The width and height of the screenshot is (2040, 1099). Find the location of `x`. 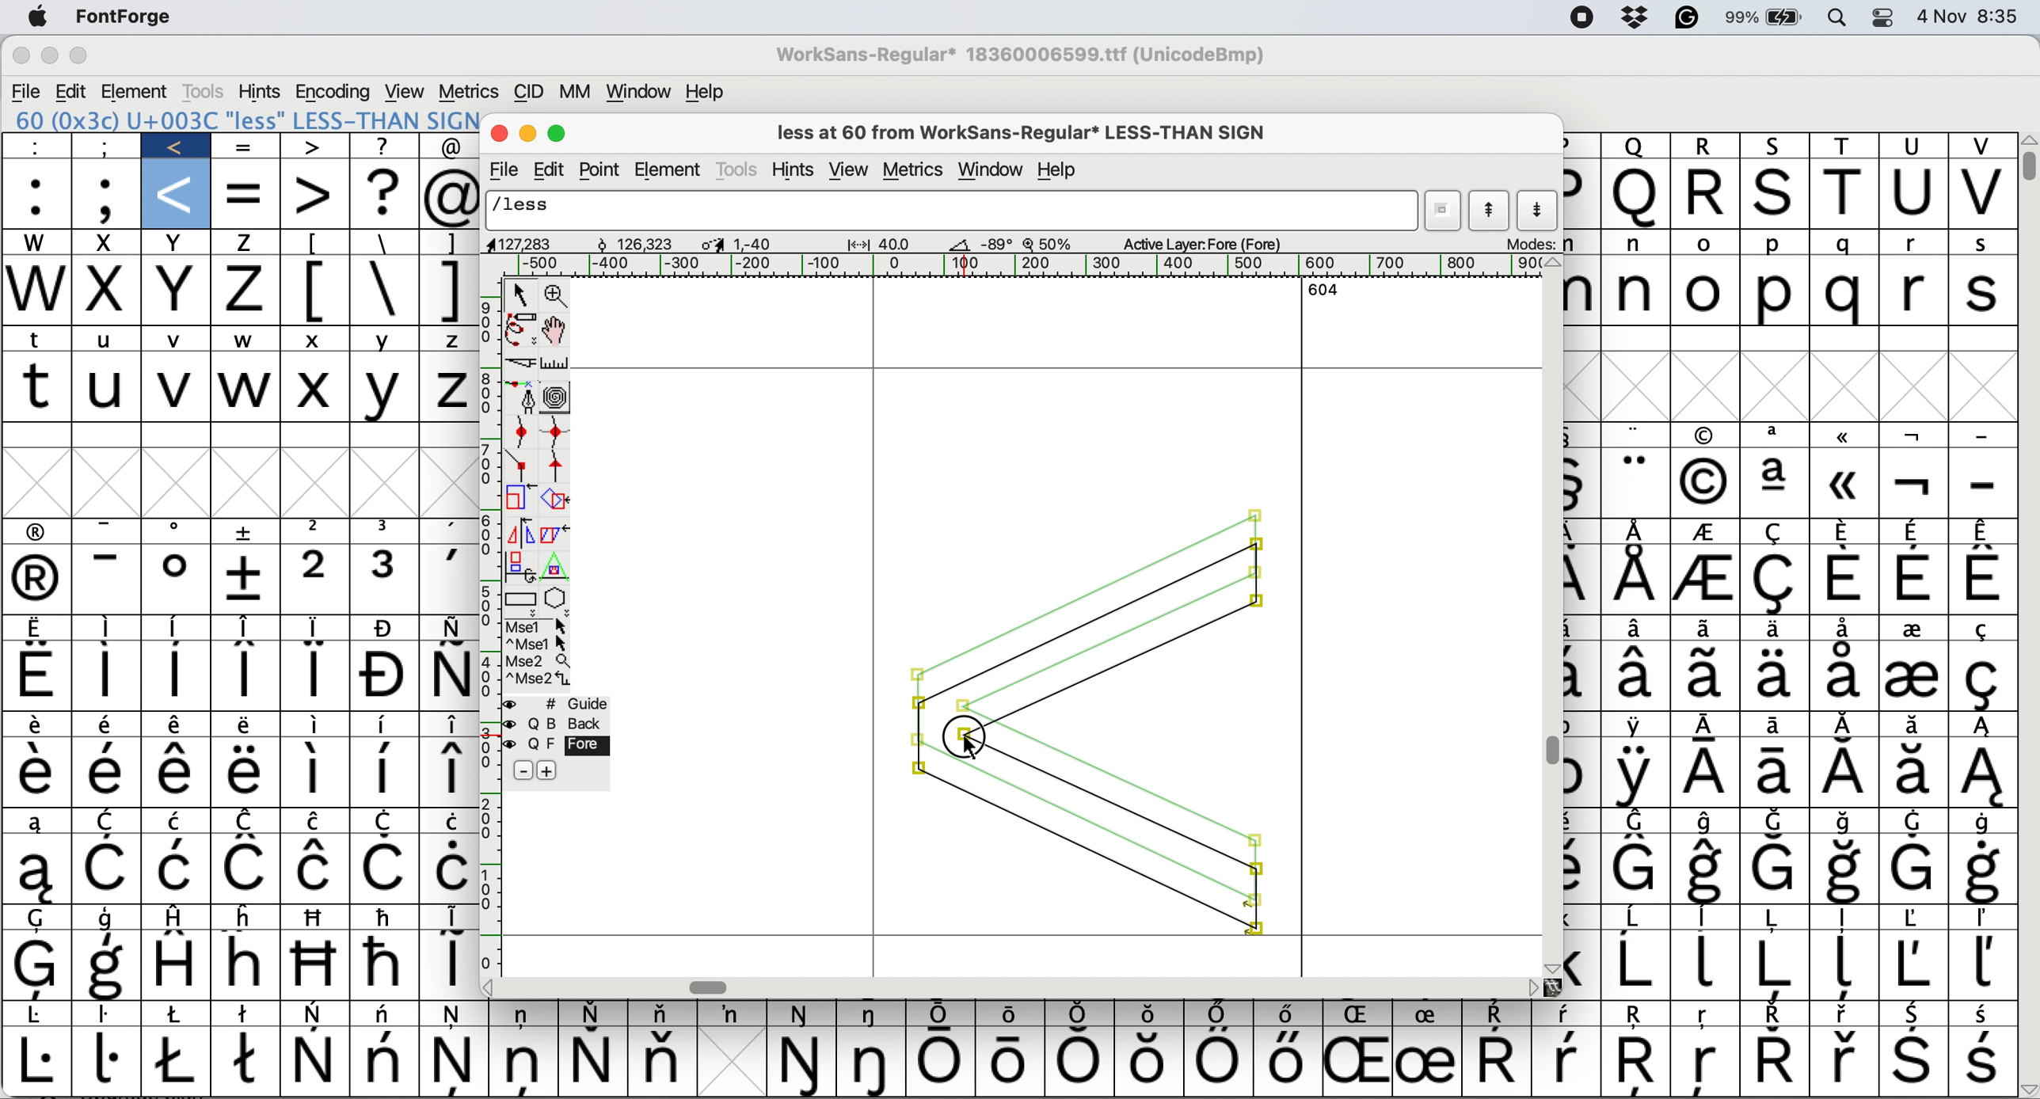

x is located at coordinates (108, 291).